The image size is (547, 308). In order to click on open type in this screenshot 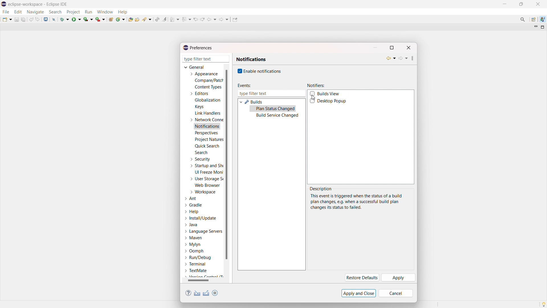, I will do `click(130, 19)`.